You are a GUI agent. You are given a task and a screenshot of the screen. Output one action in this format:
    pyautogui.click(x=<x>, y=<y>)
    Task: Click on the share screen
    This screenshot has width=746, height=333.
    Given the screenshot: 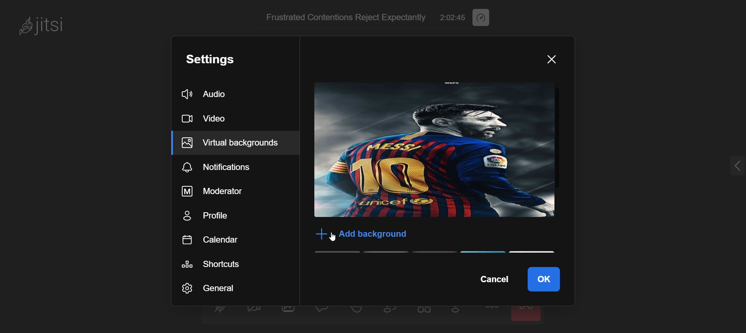 What is the action you would take?
    pyautogui.click(x=289, y=312)
    